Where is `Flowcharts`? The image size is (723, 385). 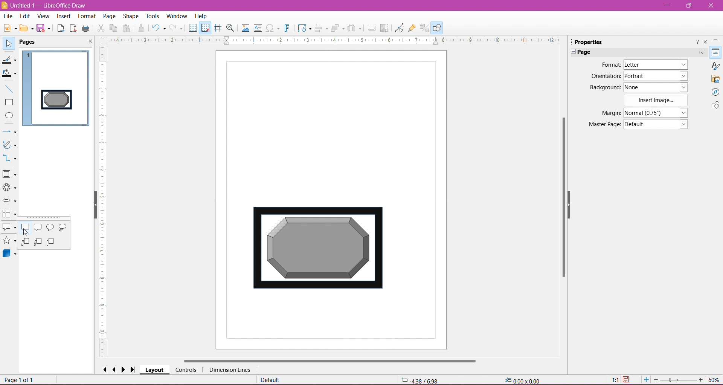 Flowcharts is located at coordinates (9, 214).